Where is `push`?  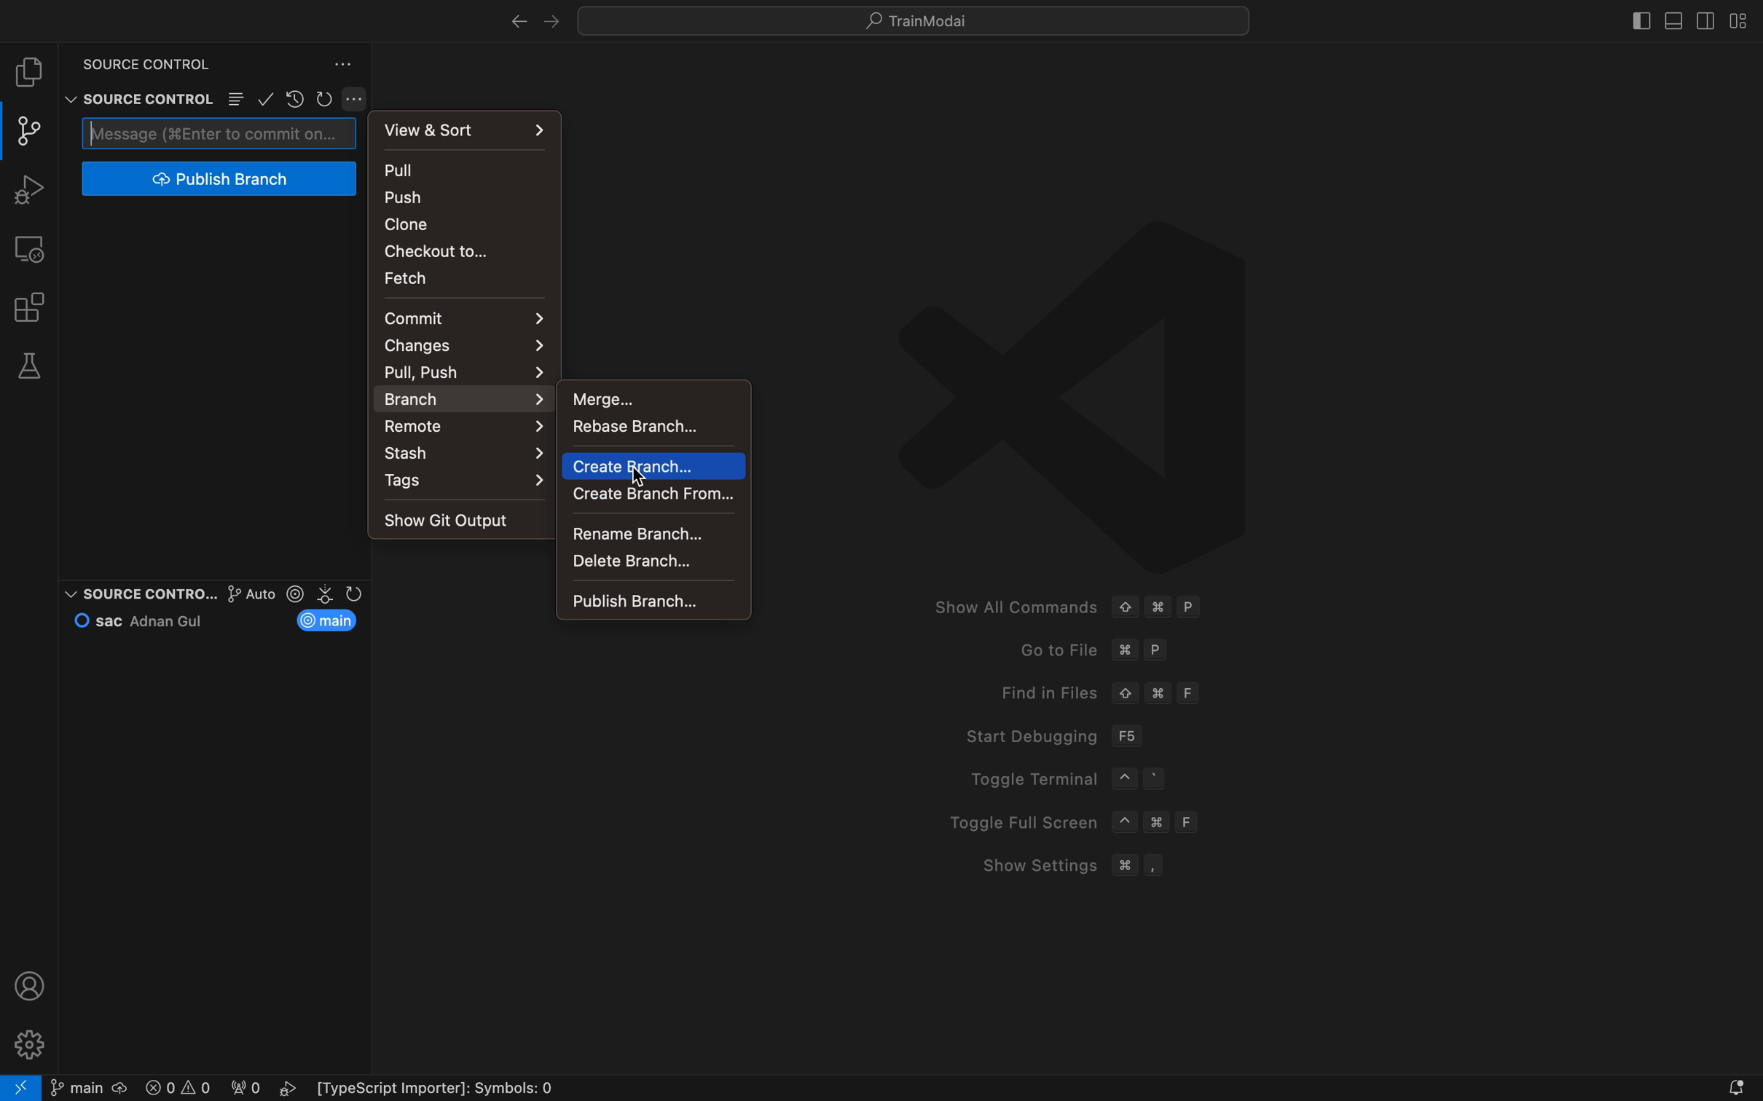
push is located at coordinates (467, 197).